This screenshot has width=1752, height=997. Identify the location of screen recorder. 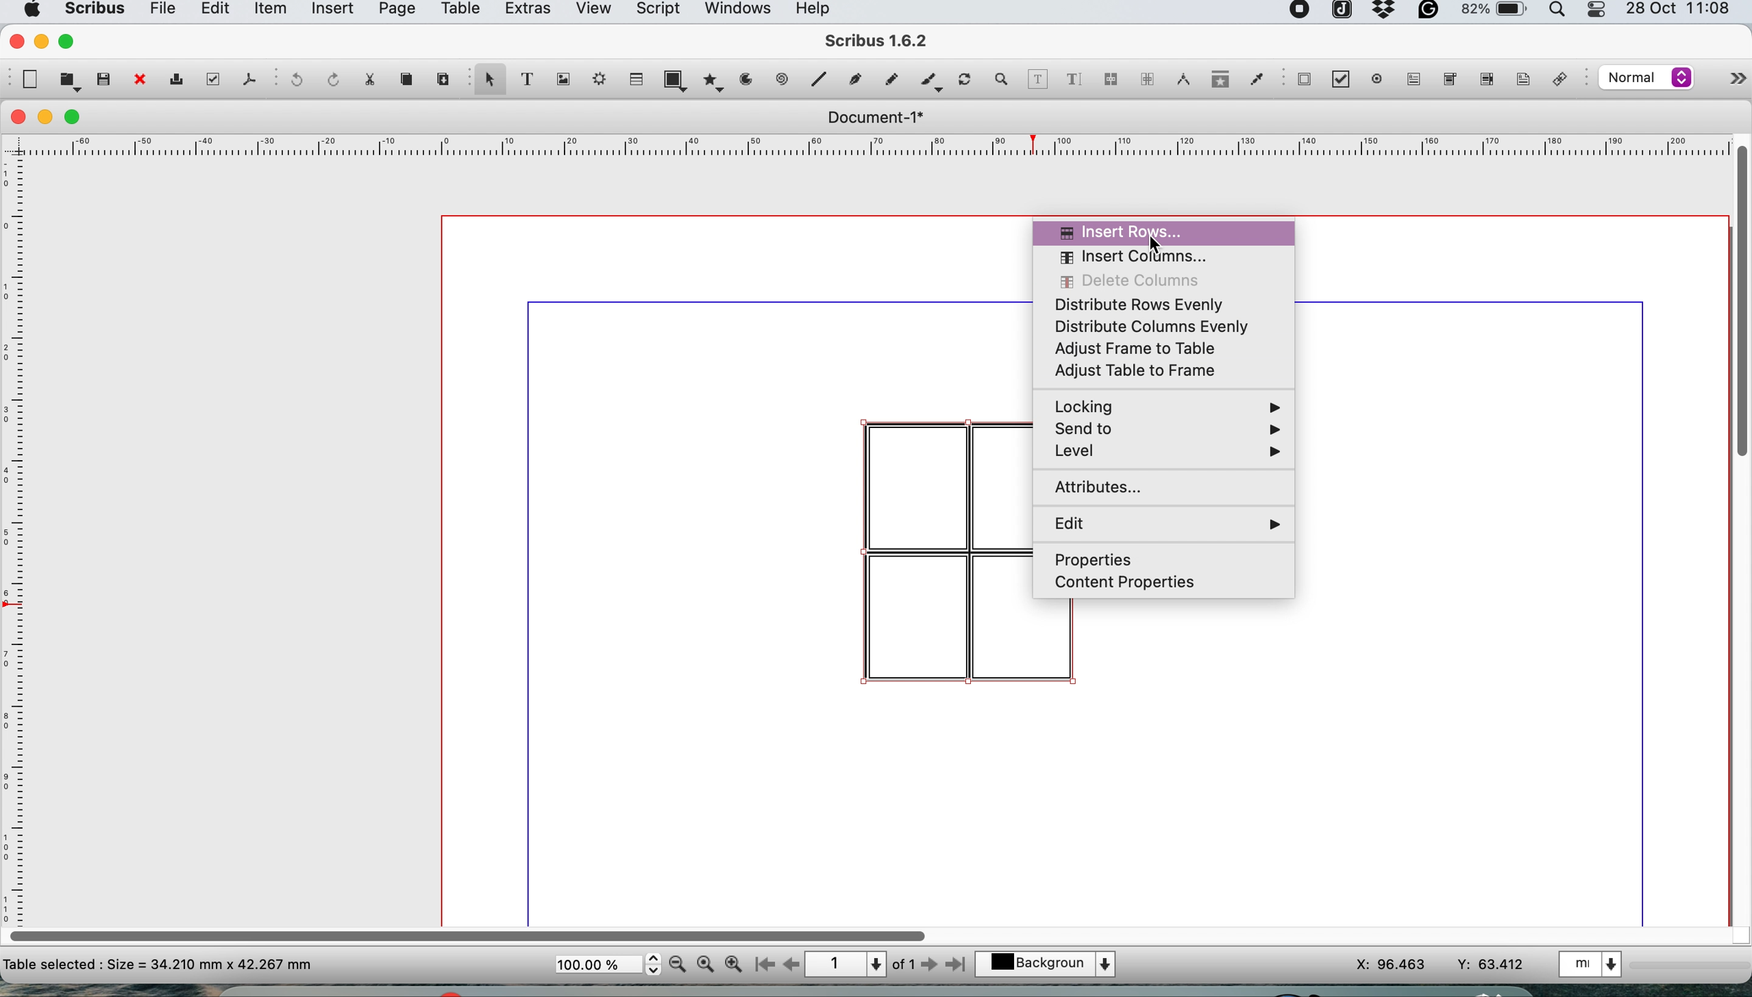
(1300, 12).